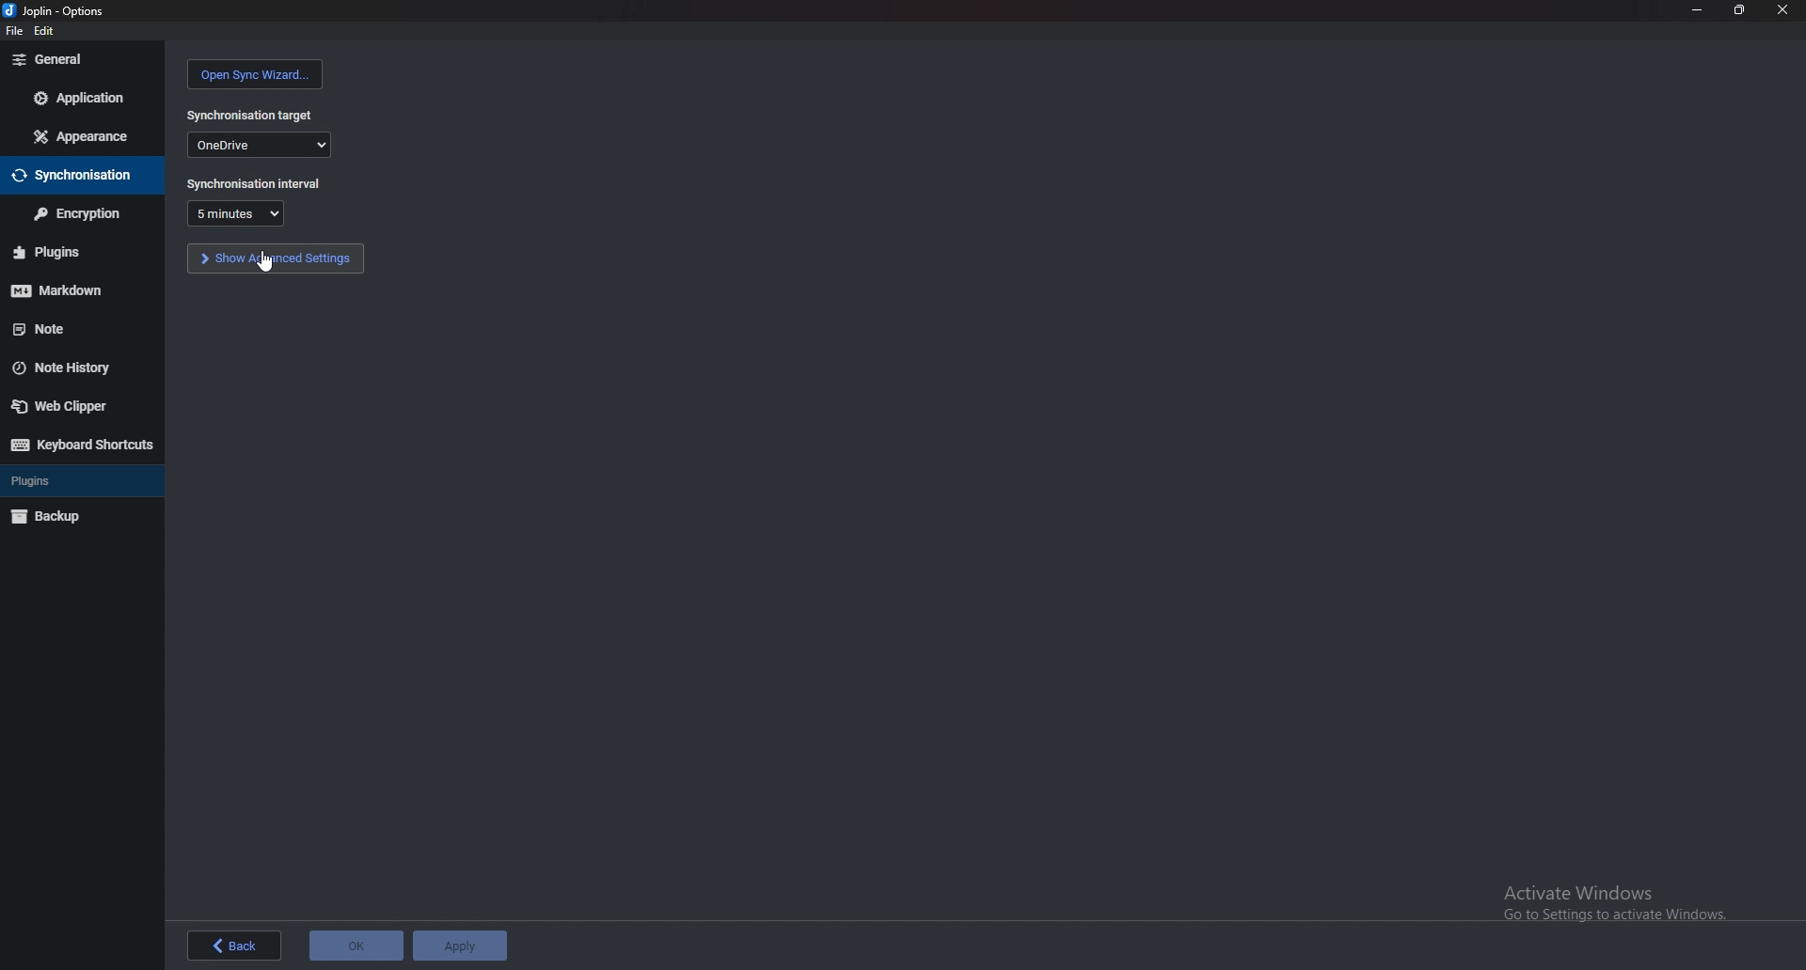 The width and height of the screenshot is (1806, 970). I want to click on apply, so click(460, 946).